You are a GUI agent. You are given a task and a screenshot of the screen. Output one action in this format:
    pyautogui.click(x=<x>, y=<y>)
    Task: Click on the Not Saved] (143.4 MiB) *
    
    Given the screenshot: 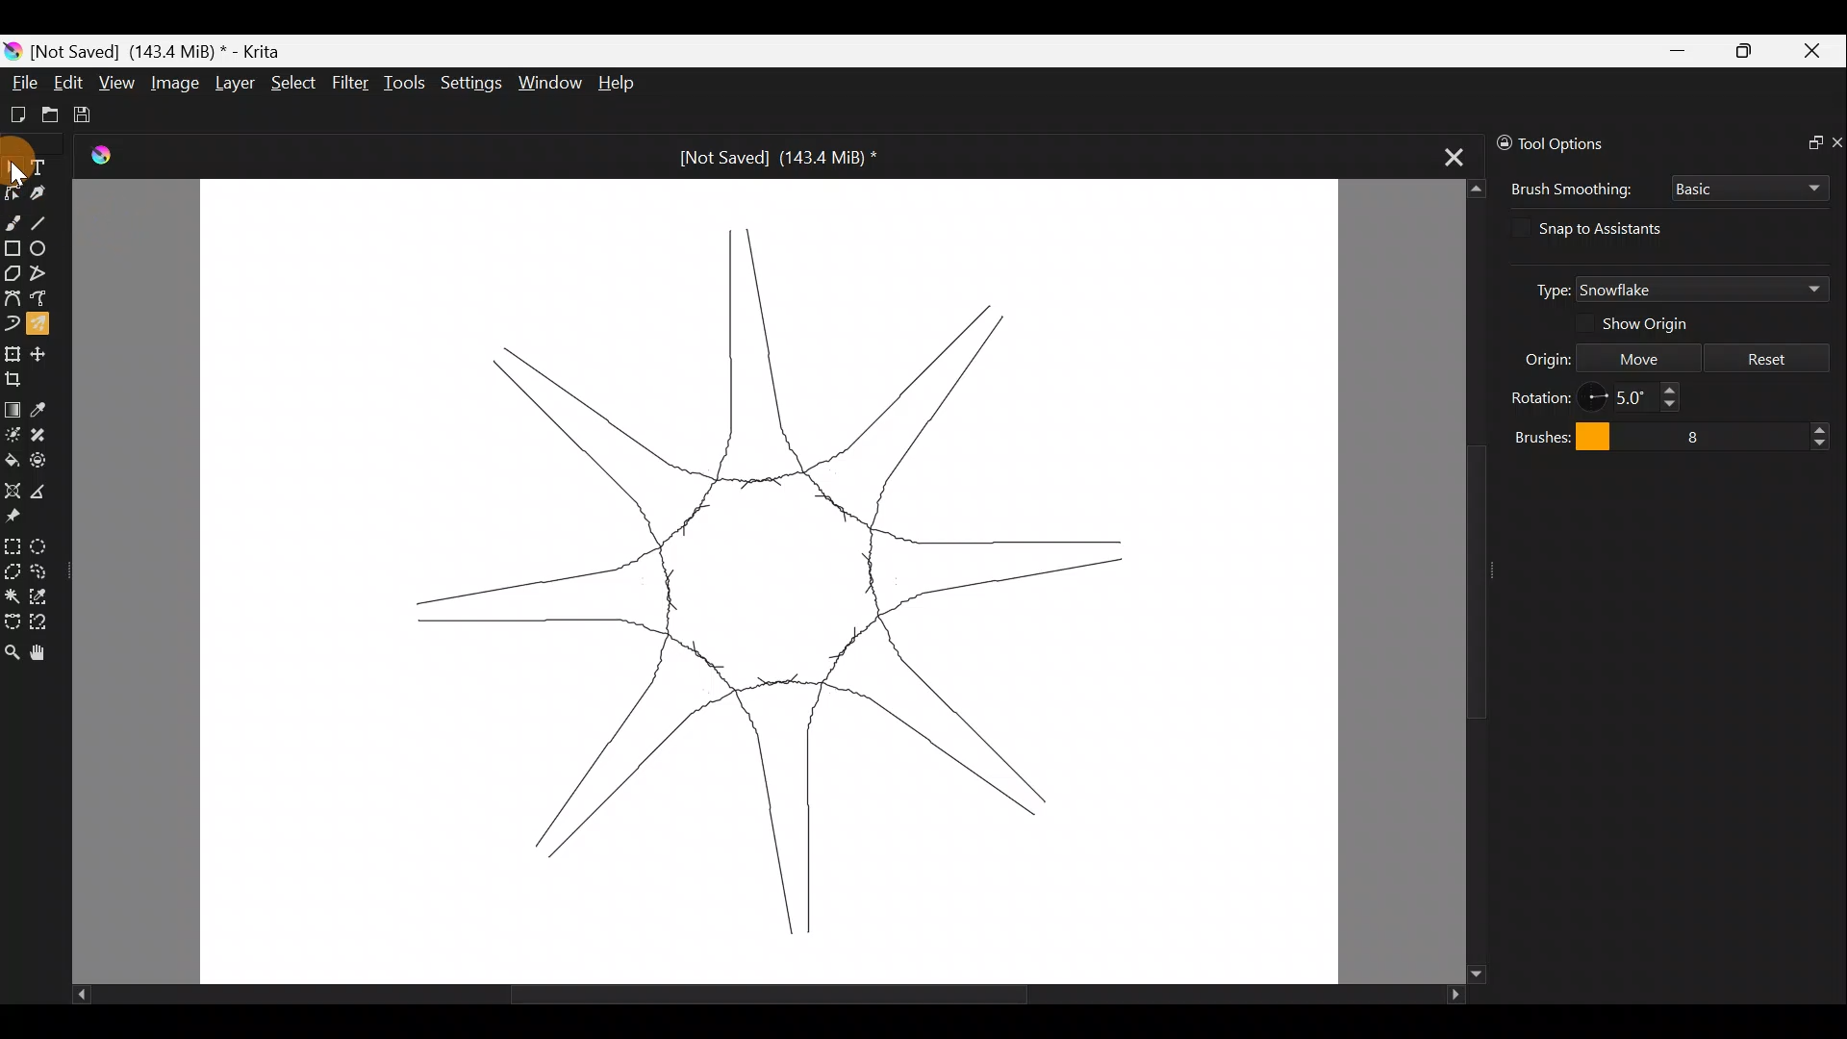 What is the action you would take?
    pyautogui.click(x=164, y=49)
    